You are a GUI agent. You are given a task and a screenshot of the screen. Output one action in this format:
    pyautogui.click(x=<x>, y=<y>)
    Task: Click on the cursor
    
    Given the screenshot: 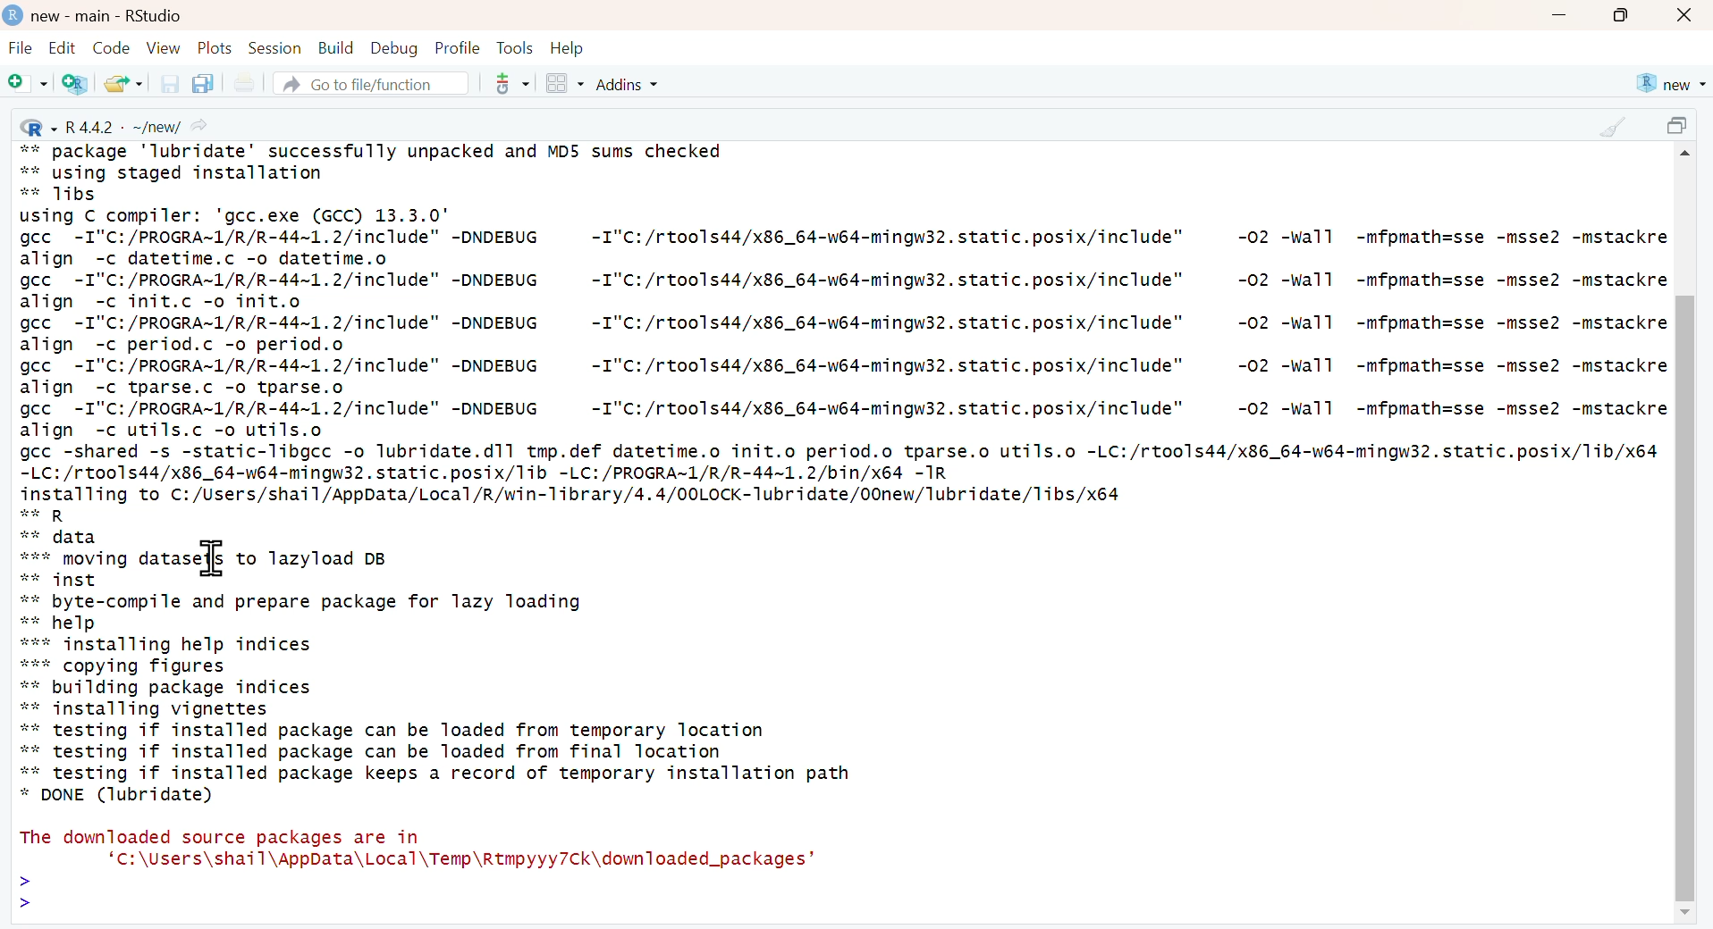 What is the action you would take?
    pyautogui.click(x=215, y=561)
    